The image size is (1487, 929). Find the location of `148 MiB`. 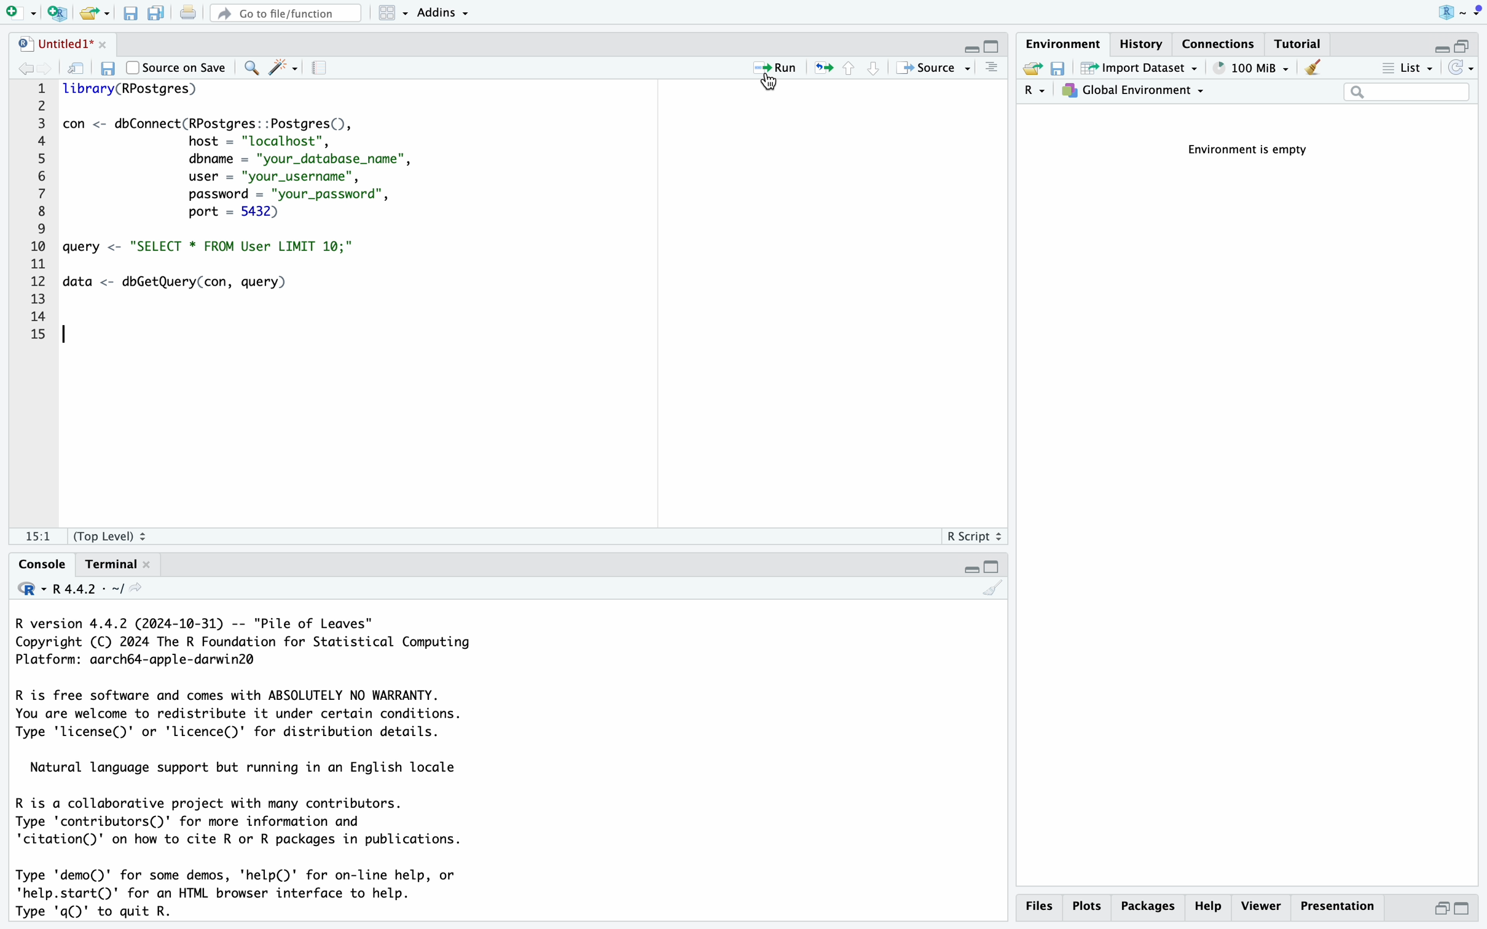

148 MiB is located at coordinates (1251, 68).